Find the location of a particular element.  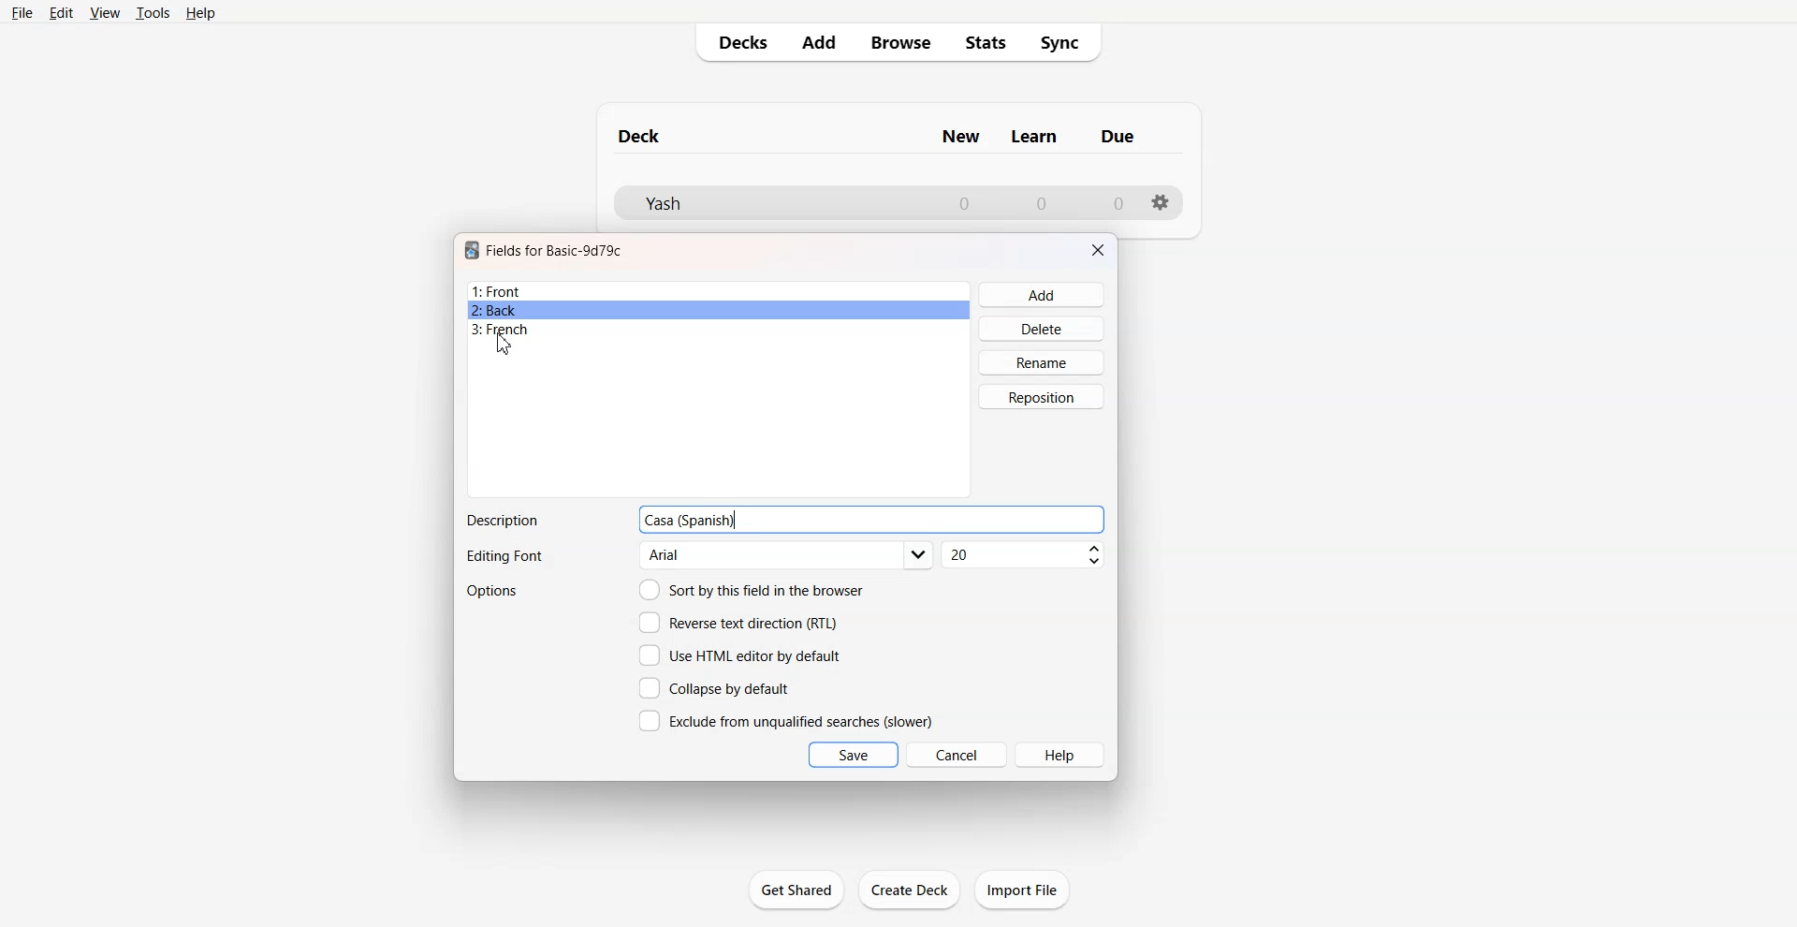

Collapse by default is located at coordinates (718, 687).